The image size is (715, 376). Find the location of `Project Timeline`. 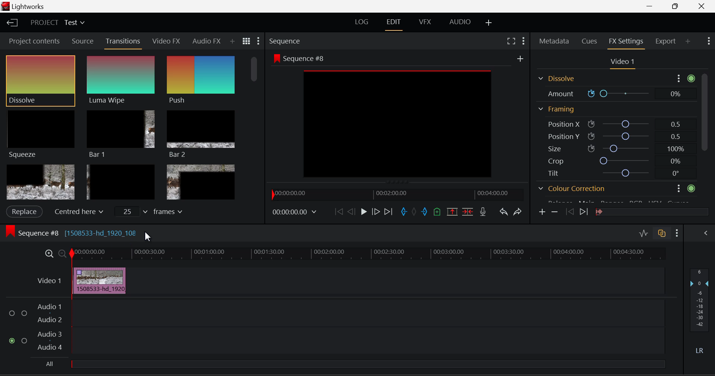

Project Timeline is located at coordinates (366, 255).